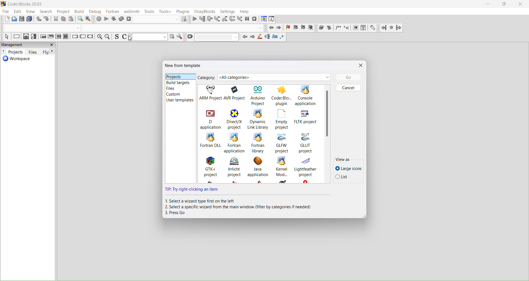 The height and width of the screenshot is (281, 529). What do you see at coordinates (245, 12) in the screenshot?
I see `help` at bounding box center [245, 12].